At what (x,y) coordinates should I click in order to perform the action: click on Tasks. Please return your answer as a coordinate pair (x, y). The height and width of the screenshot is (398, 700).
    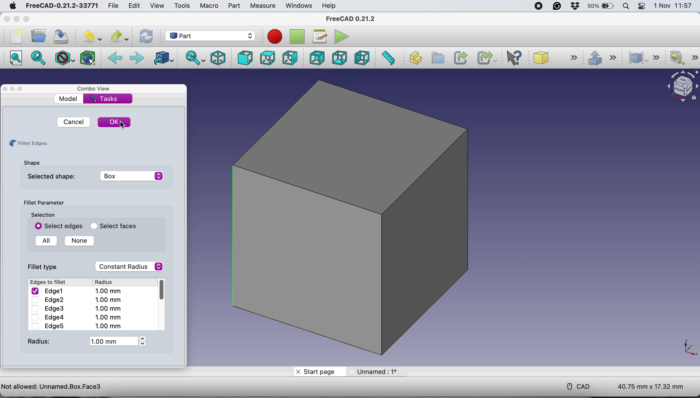
    Looking at the image, I should click on (104, 98).